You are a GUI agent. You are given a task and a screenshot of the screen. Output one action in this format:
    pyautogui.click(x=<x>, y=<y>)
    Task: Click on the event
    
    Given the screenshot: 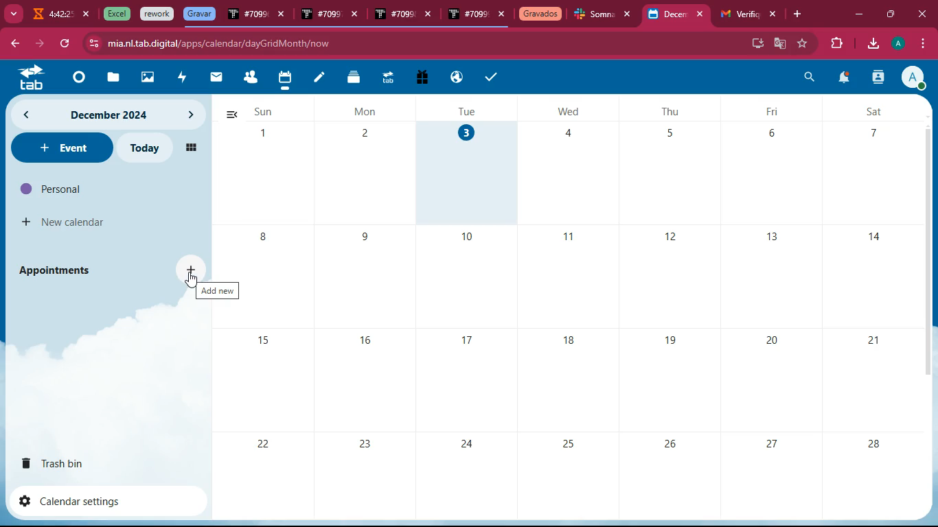 What is the action you would take?
    pyautogui.click(x=60, y=148)
    